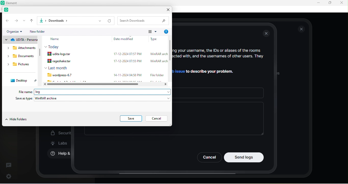 Image resolution: width=348 pixels, height=184 pixels. What do you see at coordinates (9, 175) in the screenshot?
I see `quick setting` at bounding box center [9, 175].